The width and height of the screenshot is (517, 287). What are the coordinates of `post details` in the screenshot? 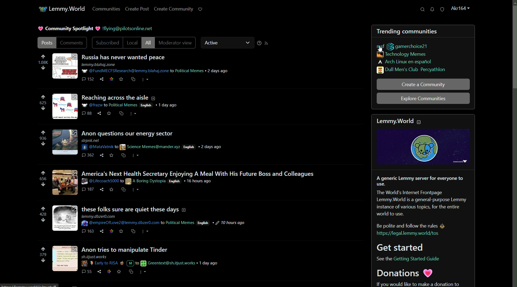 It's located at (165, 220).